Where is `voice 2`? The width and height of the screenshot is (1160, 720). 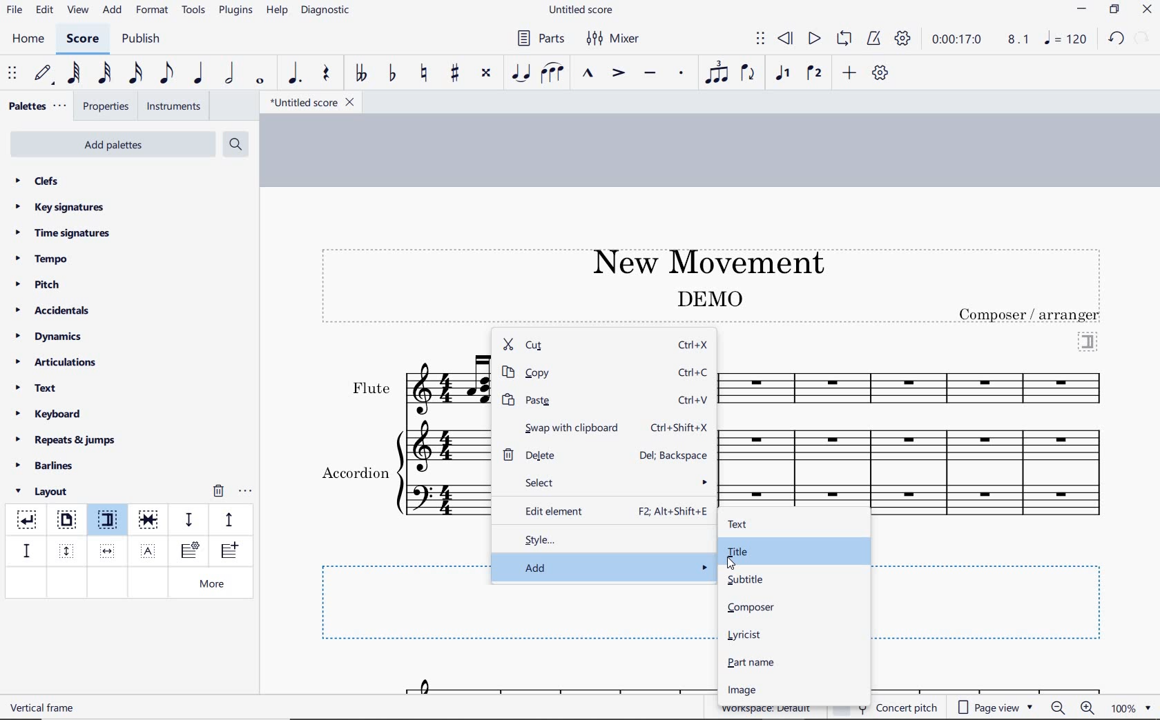
voice 2 is located at coordinates (815, 74).